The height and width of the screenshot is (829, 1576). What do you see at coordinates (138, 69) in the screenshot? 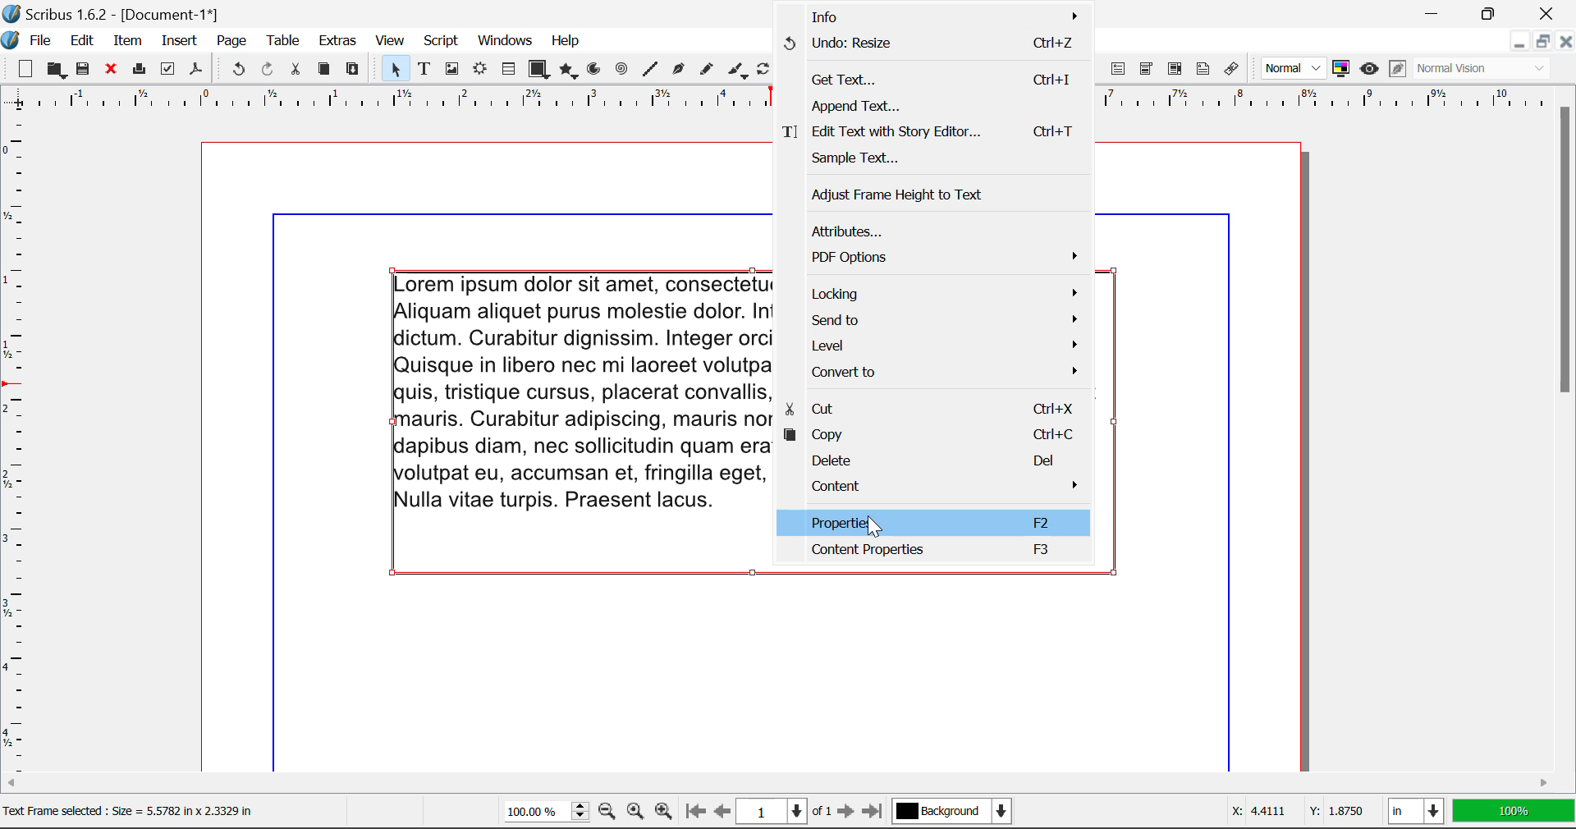
I see `Print` at bounding box center [138, 69].